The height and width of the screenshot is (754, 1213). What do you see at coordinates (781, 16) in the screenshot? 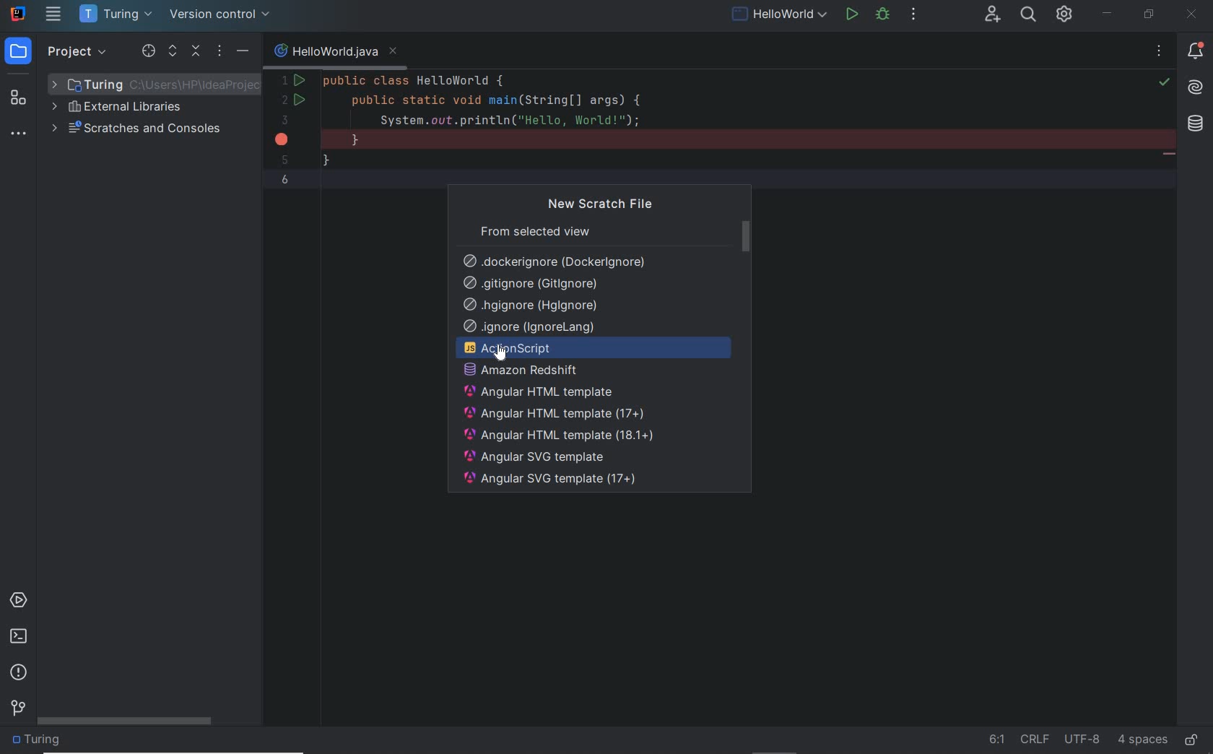
I see `run or debug configurations` at bounding box center [781, 16].